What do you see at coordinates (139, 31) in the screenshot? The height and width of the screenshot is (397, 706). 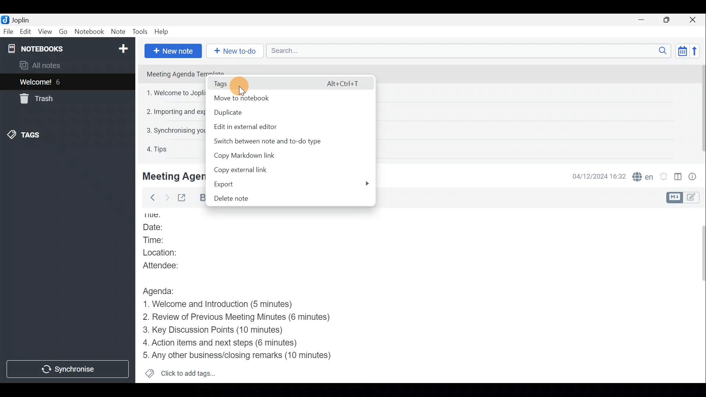 I see `Tools` at bounding box center [139, 31].